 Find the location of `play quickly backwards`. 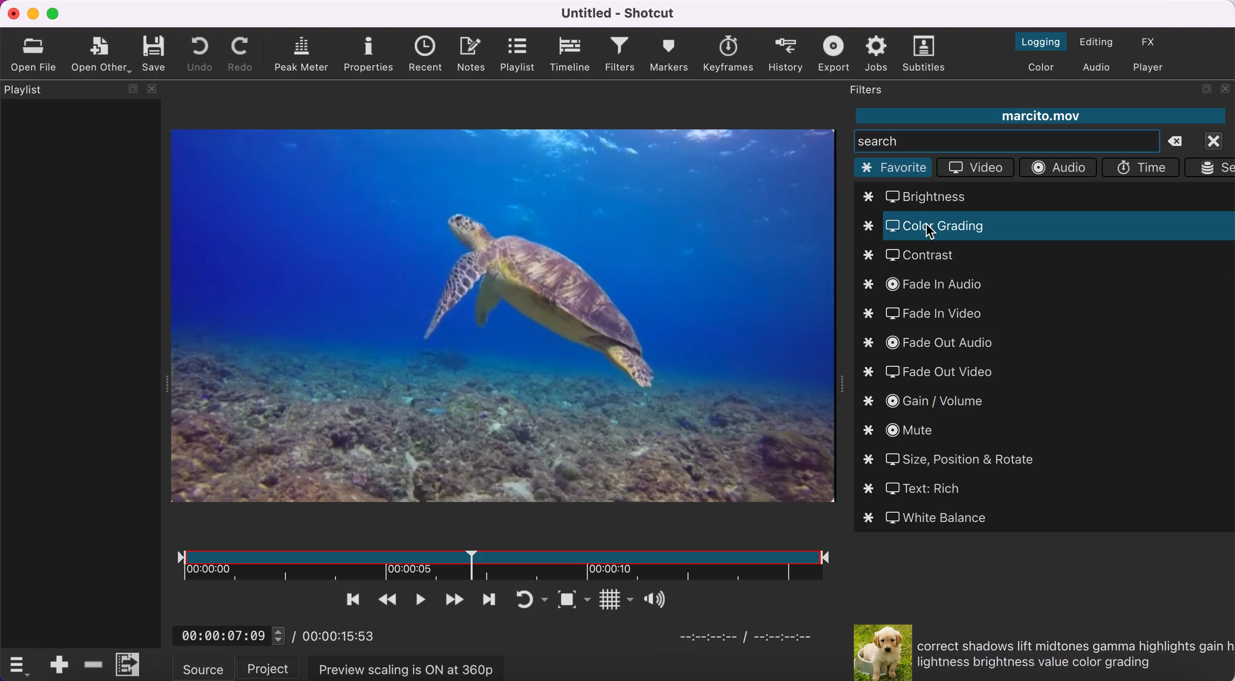

play quickly backwards is located at coordinates (385, 599).